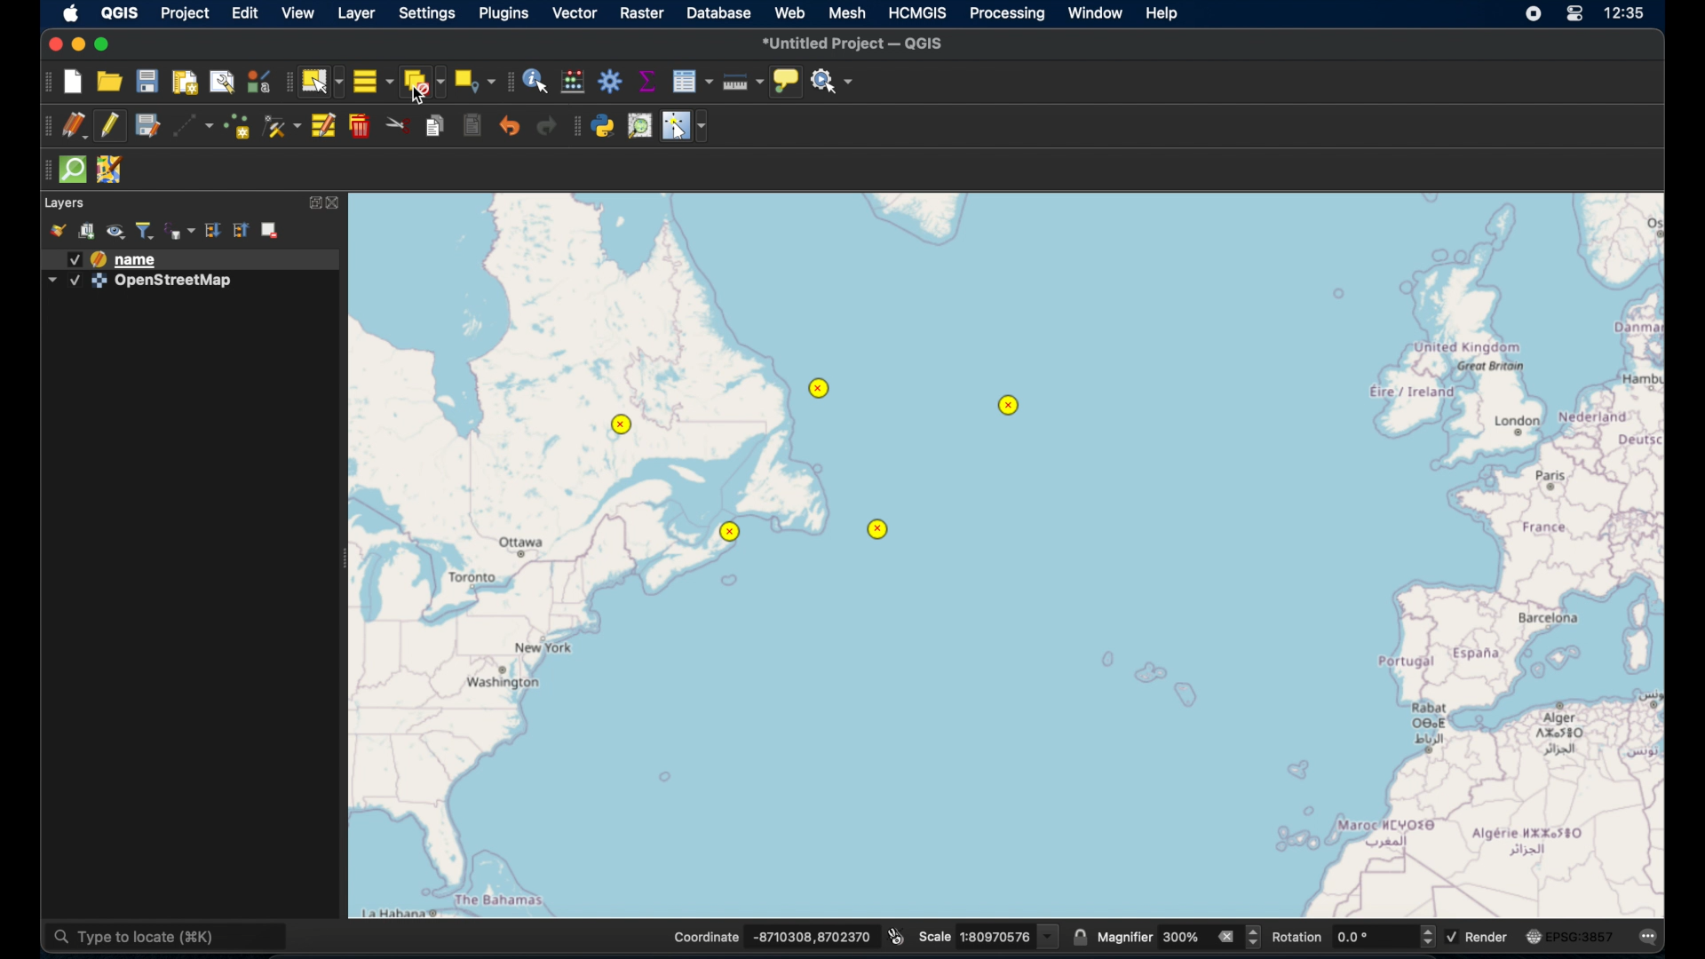 This screenshot has height=959, width=1705. I want to click on 12:35, so click(1626, 13).